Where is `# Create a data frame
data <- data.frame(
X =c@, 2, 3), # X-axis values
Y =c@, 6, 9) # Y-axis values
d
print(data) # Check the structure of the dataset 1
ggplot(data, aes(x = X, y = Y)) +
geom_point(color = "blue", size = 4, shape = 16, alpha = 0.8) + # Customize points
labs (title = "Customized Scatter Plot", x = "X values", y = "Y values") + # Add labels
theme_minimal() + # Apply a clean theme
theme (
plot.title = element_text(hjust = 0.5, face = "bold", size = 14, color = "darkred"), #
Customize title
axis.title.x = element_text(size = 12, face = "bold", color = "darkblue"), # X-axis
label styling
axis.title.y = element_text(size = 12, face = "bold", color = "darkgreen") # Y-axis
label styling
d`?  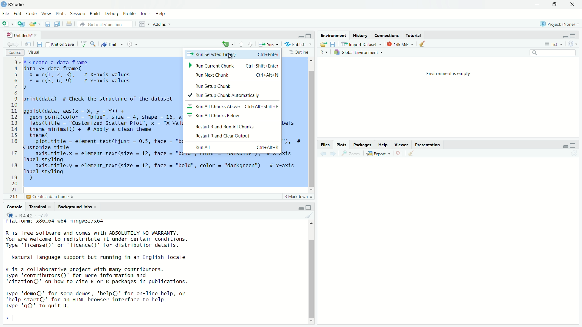 # Create a data frame
data <- data.frame(
X =c@, 2, 3), # X-axis values
Y =c@, 6, 9) # Y-axis values
d
print(data) # Check the structure of the dataset 1
ggplot(data, aes(x = X, y = Y)) +
geom_point(color = "blue", size = 4, shape = 16, alpha = 0.8) + # Customize points
labs (title = "Customized Scatter Plot", x = "X values", y = "Y values") + # Add labels
theme_minimal() + # Apply a clean theme
theme (
plot.title = element_text(hjust = 0.5, face = "bold", size = 14, color = "darkred"), #
Customize title
axis.title.x = element_text(size = 12, face = "bold", color = "darkblue"), # X-axis
label styling
axis.title.y = element_text(size = 12, face = "bold", color = "darkgreen") # Y-axis
label styling
d is located at coordinates (102, 104).